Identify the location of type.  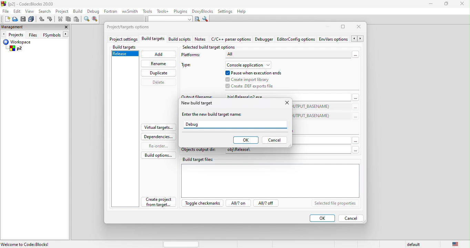
(190, 65).